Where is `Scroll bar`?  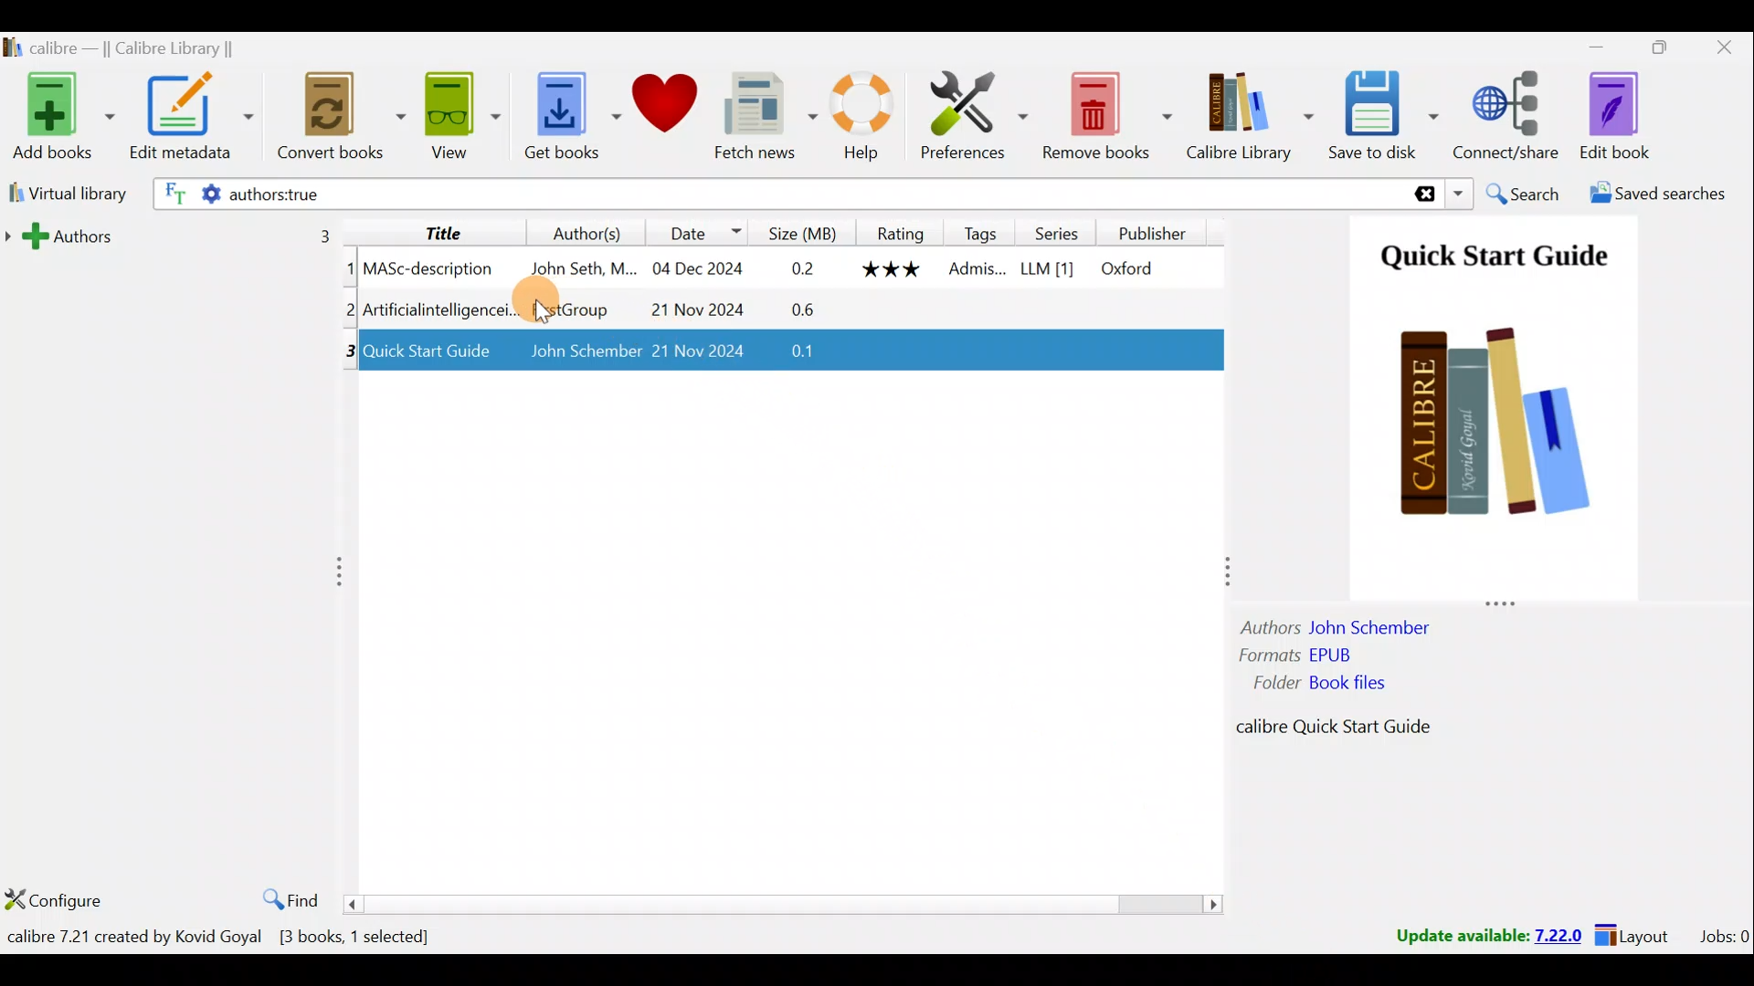
Scroll bar is located at coordinates (791, 903).